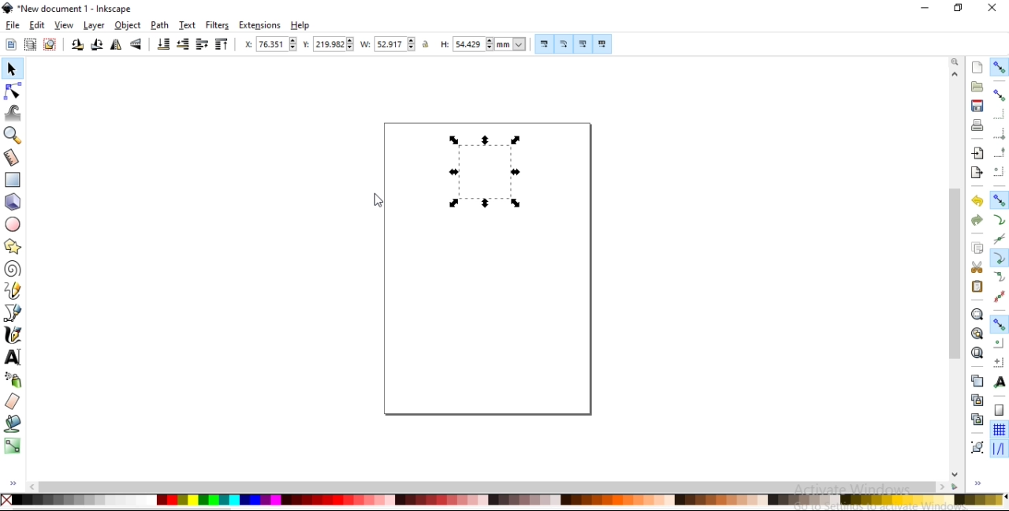 The width and height of the screenshot is (1009, 511). I want to click on paste, so click(977, 287).